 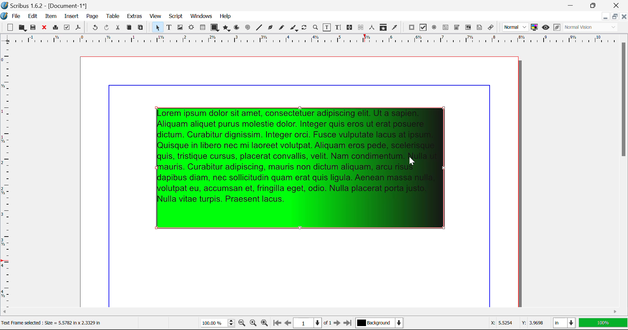 I want to click on Zoom 100%, so click(x=218, y=324).